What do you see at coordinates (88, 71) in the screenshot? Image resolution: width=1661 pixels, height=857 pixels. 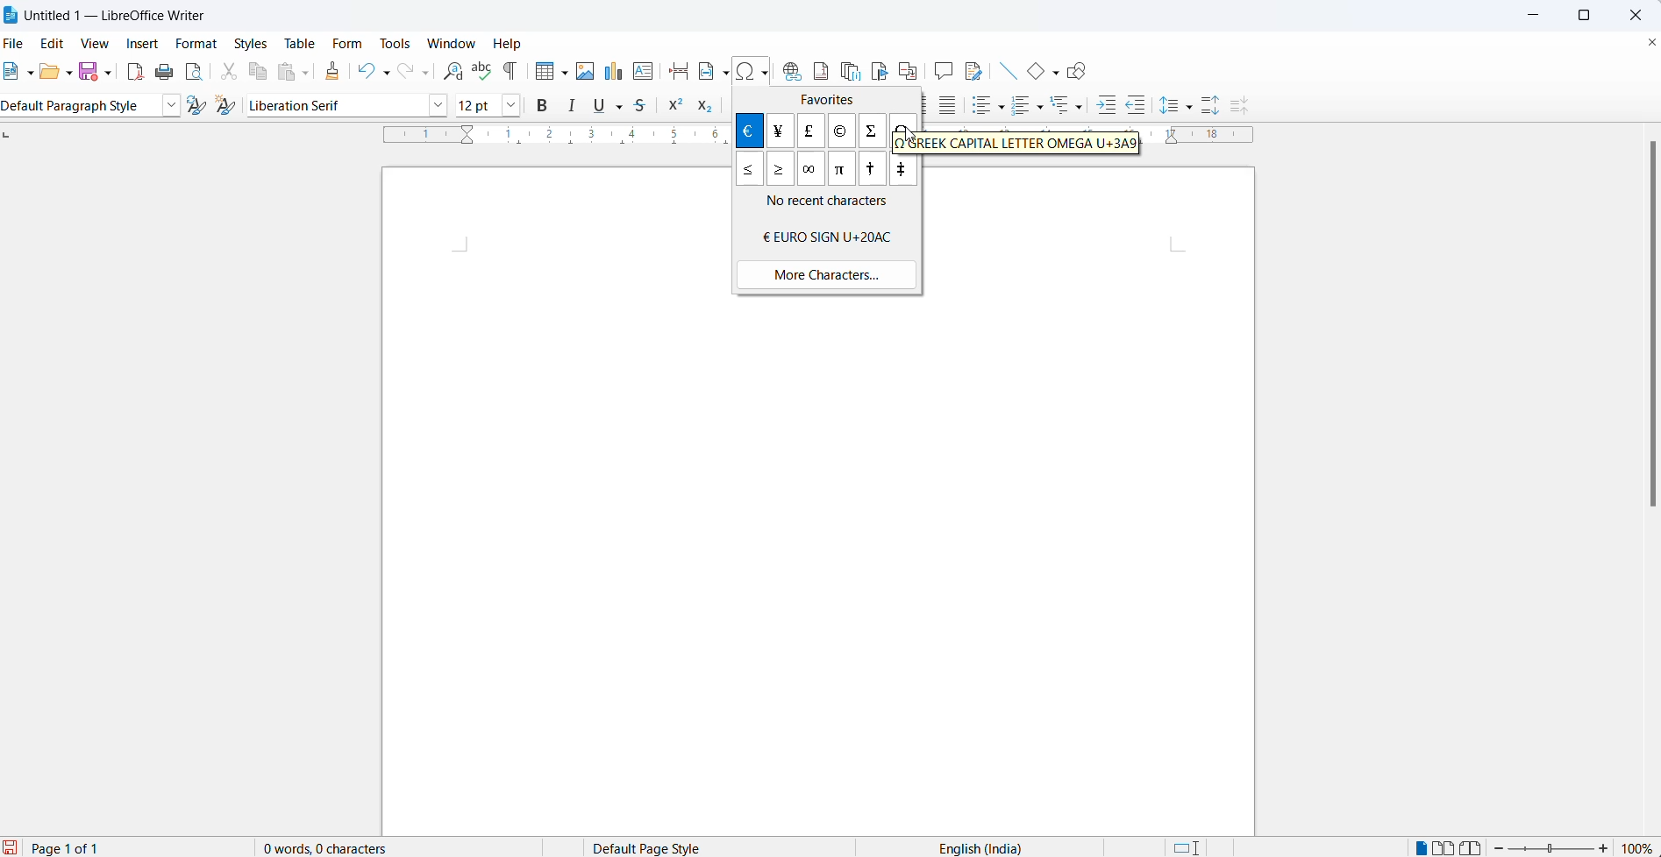 I see `save` at bounding box center [88, 71].